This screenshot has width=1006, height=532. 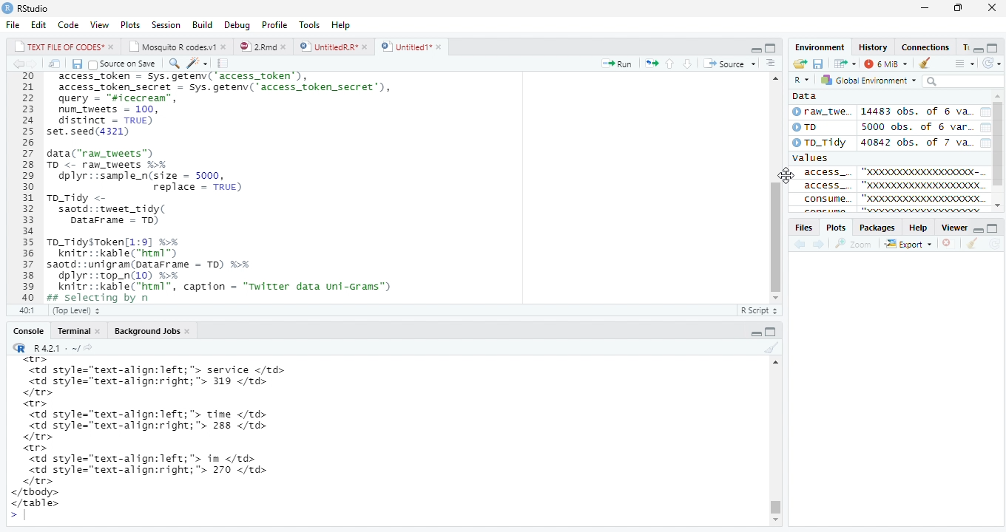 I want to click on code tools, so click(x=200, y=63).